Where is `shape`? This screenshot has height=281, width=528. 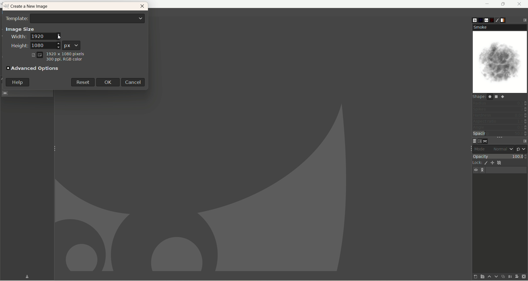
shape is located at coordinates (491, 97).